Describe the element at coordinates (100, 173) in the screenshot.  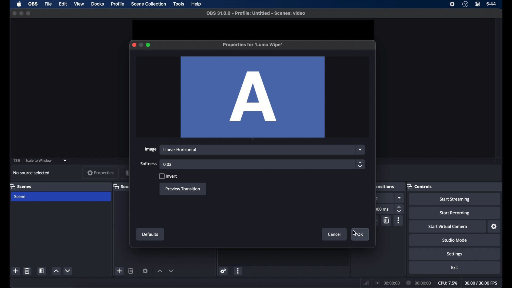
I see `properties` at that location.